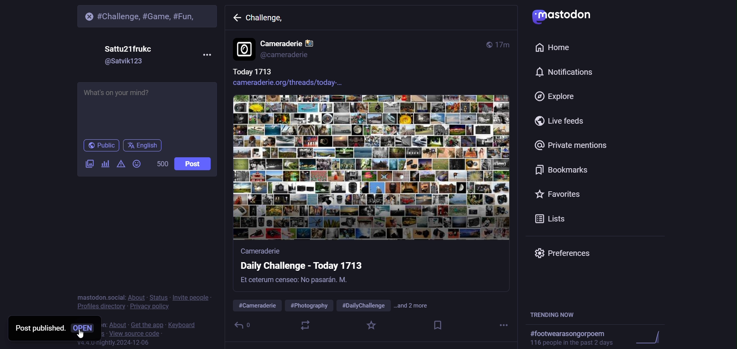  I want to click on and 2 more, so click(419, 306).